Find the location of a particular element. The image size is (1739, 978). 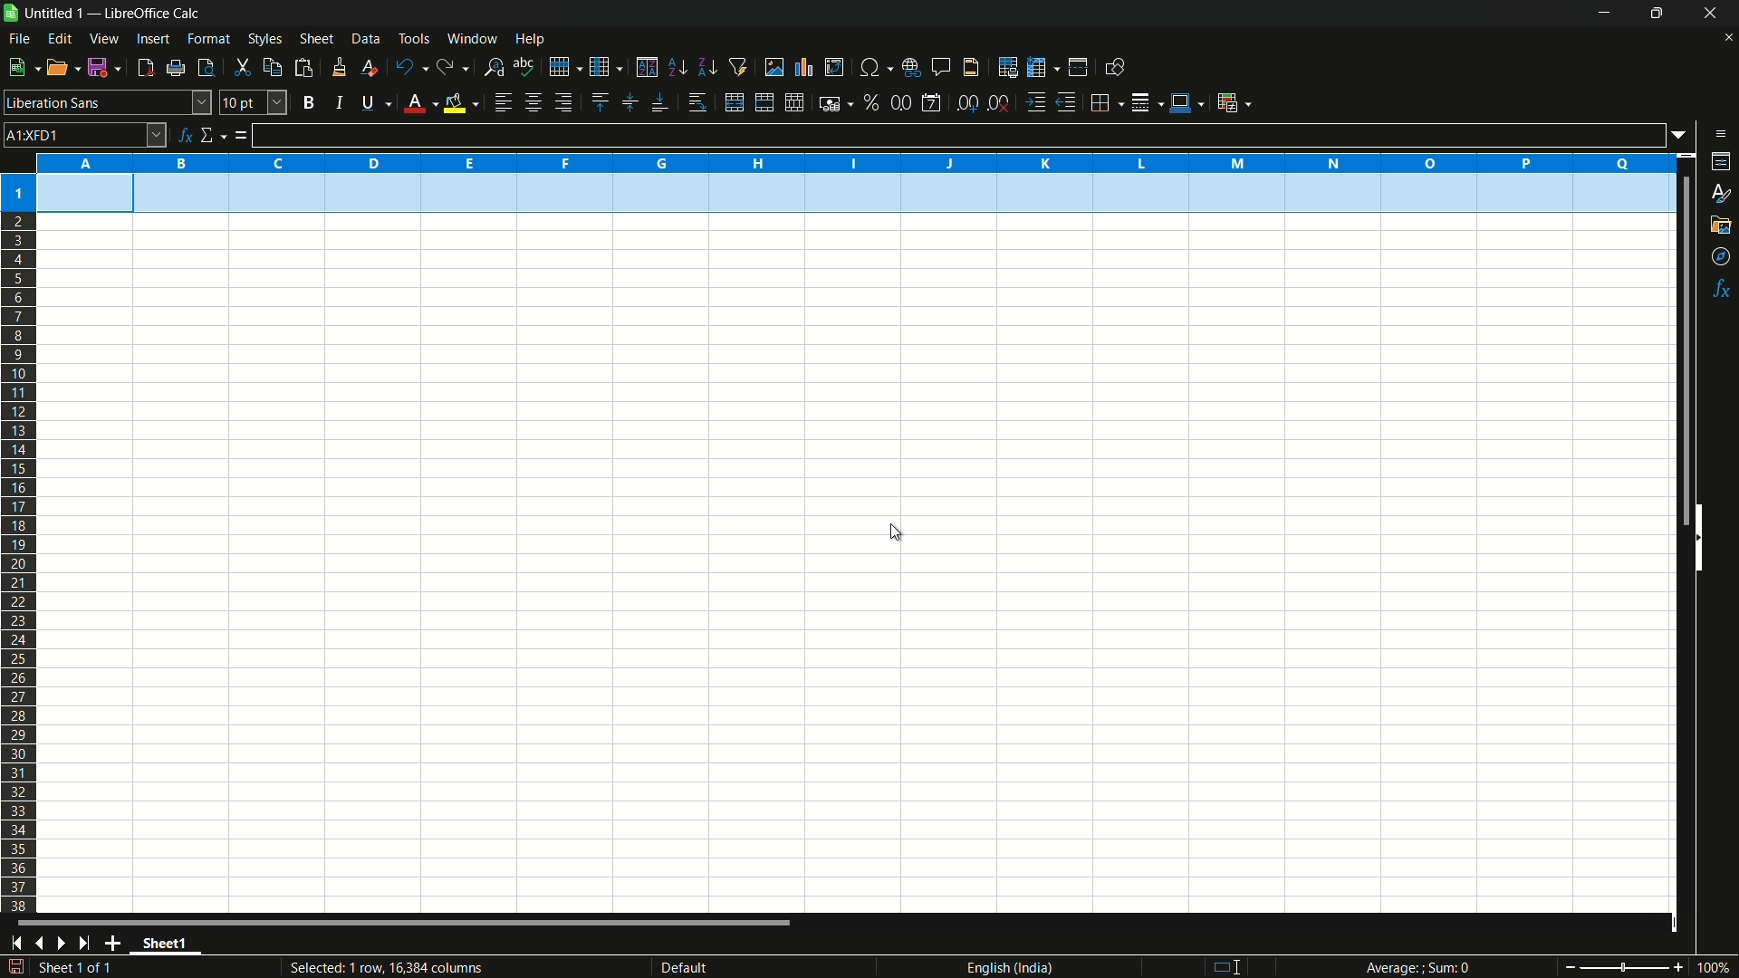

clone formatting is located at coordinates (339, 67).